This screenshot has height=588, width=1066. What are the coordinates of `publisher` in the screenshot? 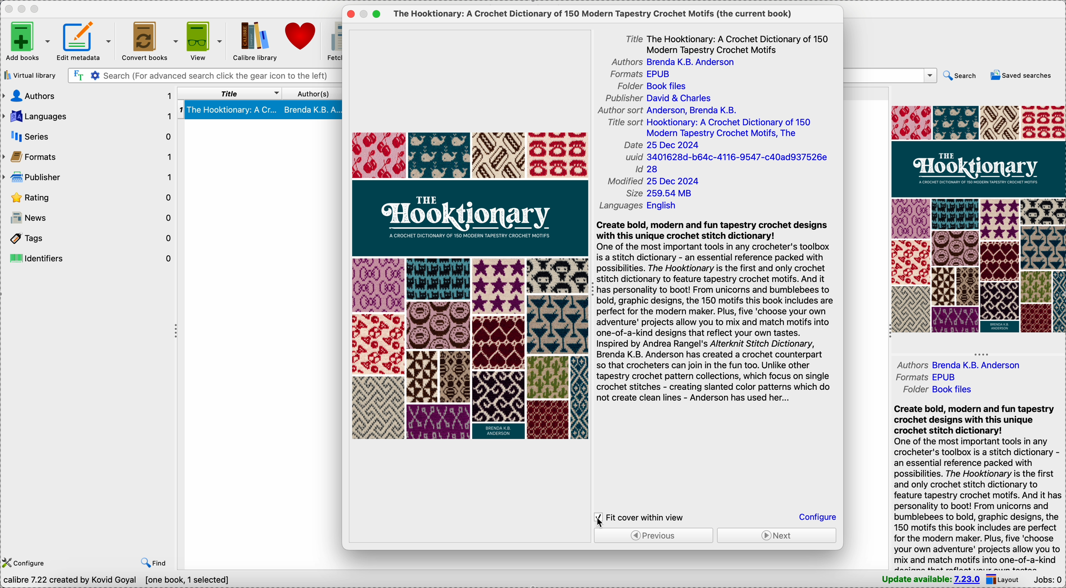 It's located at (657, 98).